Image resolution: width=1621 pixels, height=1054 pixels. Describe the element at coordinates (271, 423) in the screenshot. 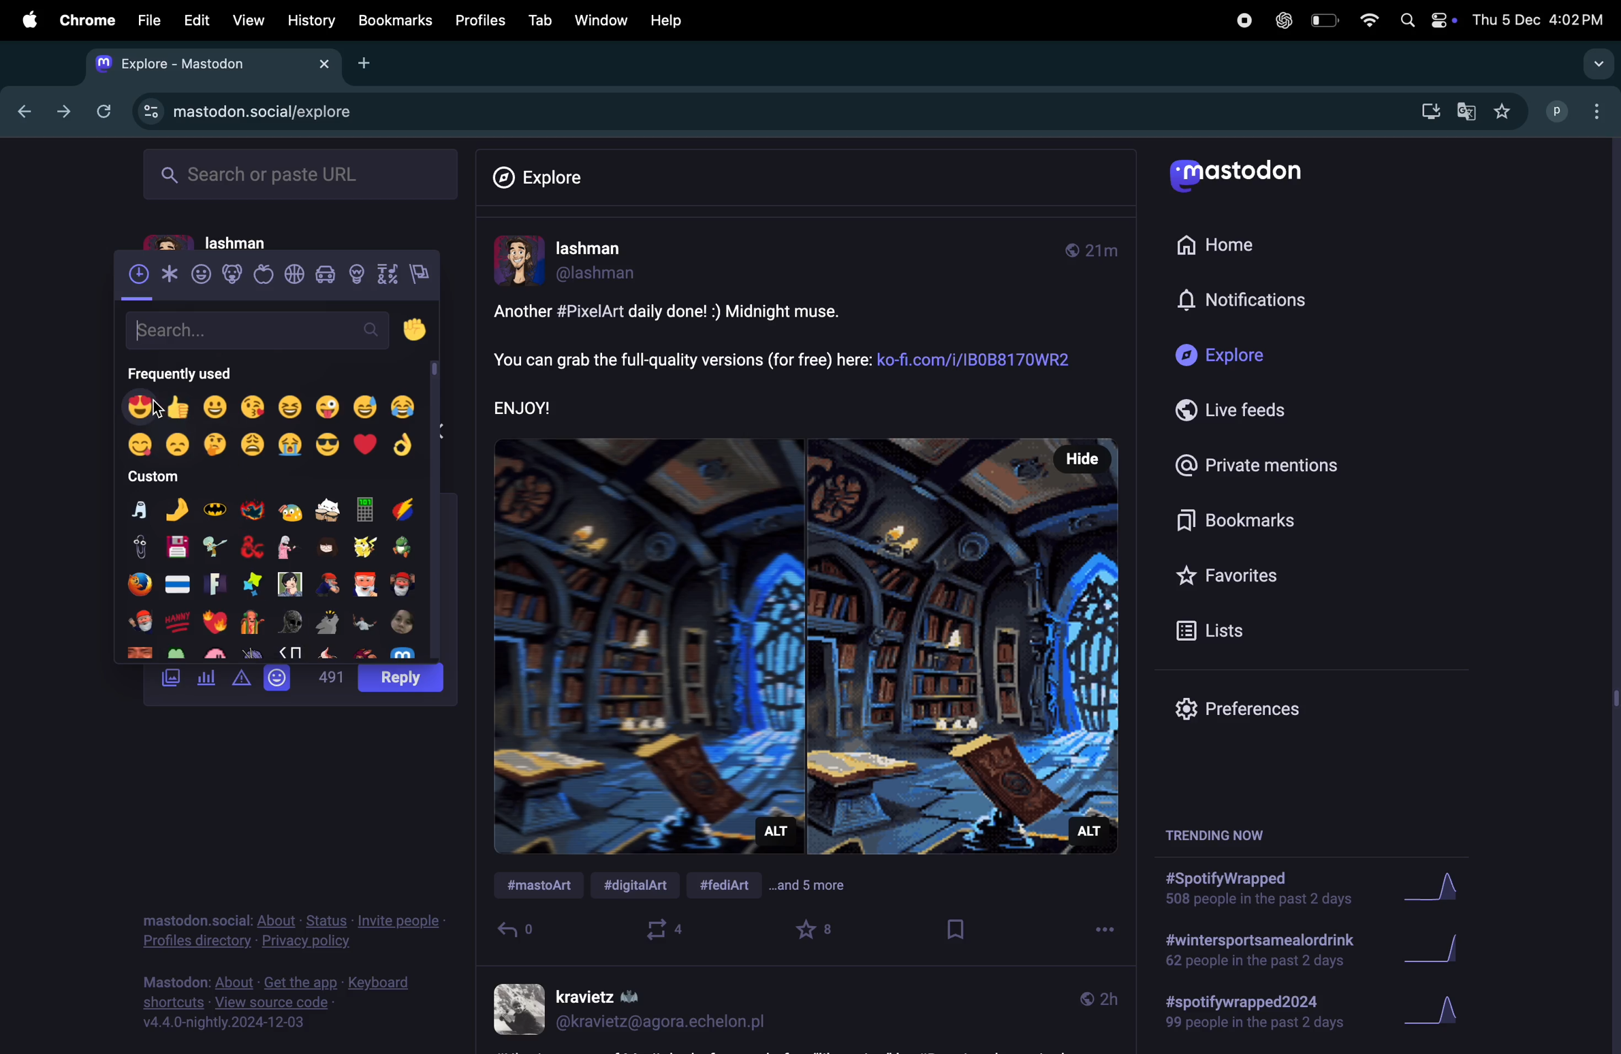

I see `emoji` at that location.